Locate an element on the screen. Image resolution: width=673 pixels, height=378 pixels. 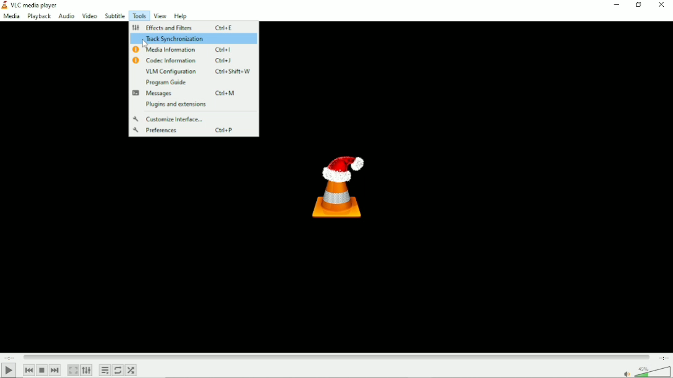
Previous is located at coordinates (29, 371).